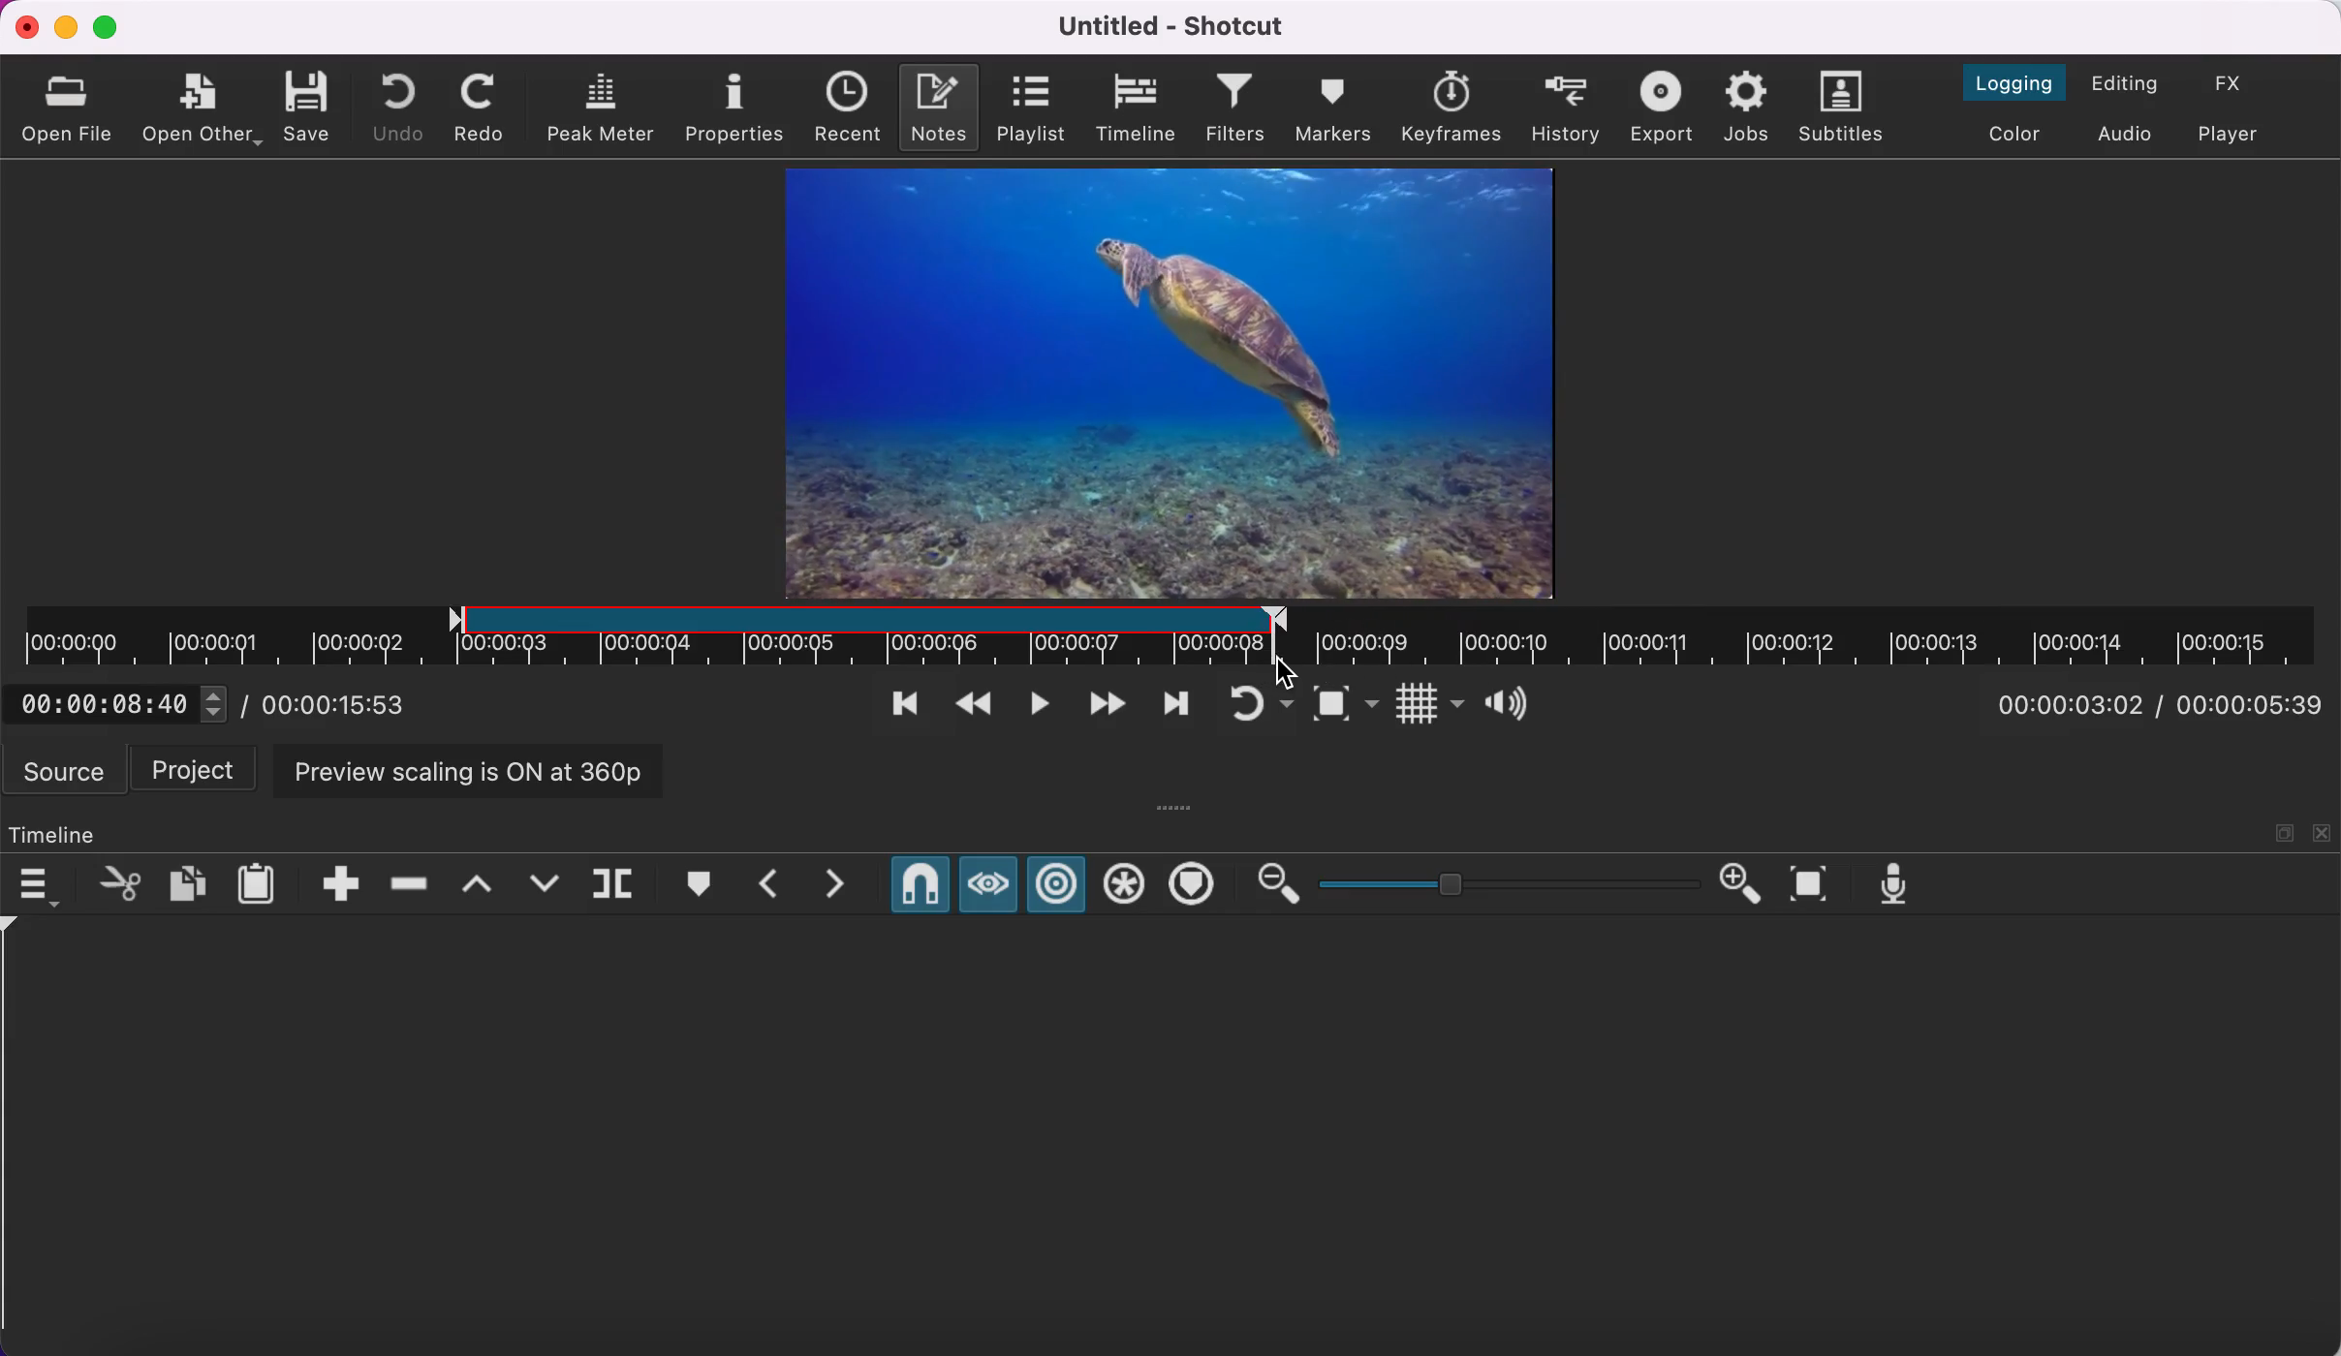 This screenshot has width=2341, height=1356. What do you see at coordinates (988, 882) in the screenshot?
I see `scrub while dragging` at bounding box center [988, 882].